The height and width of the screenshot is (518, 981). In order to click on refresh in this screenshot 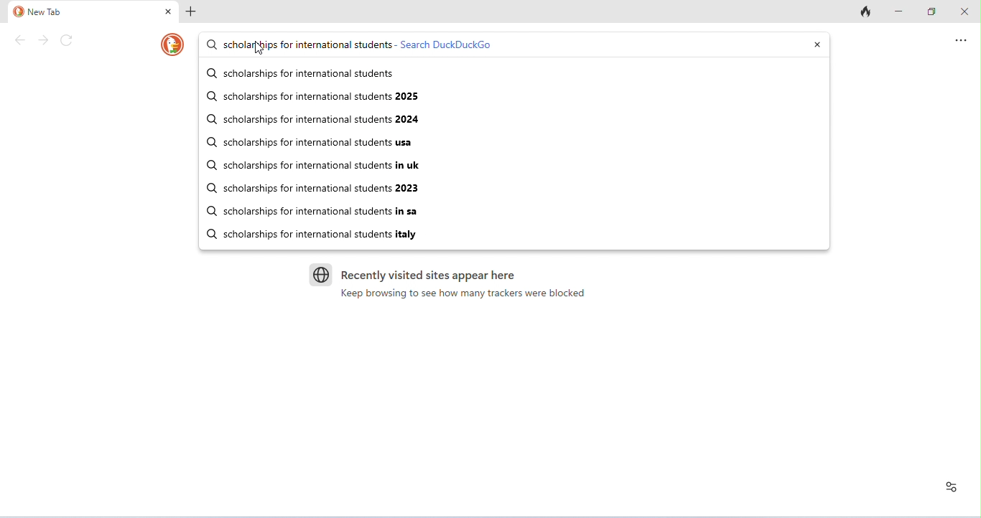, I will do `click(68, 40)`.